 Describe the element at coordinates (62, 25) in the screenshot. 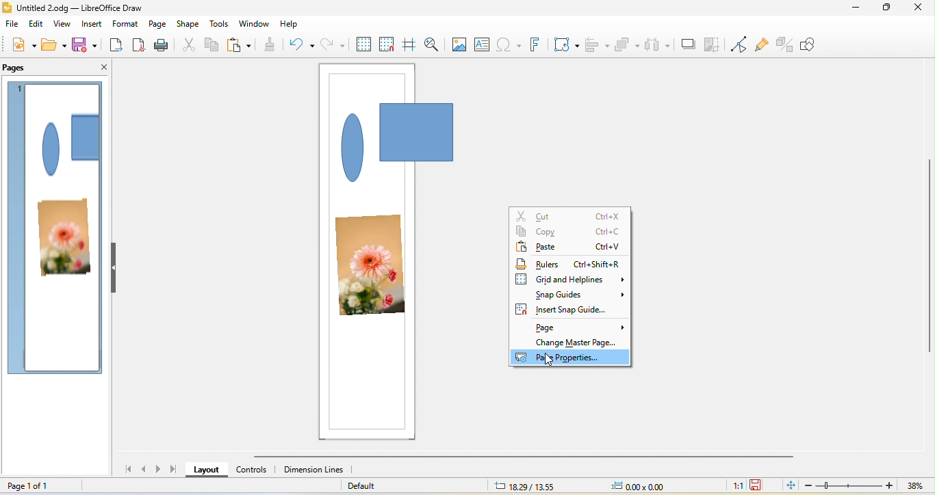

I see `view` at that location.